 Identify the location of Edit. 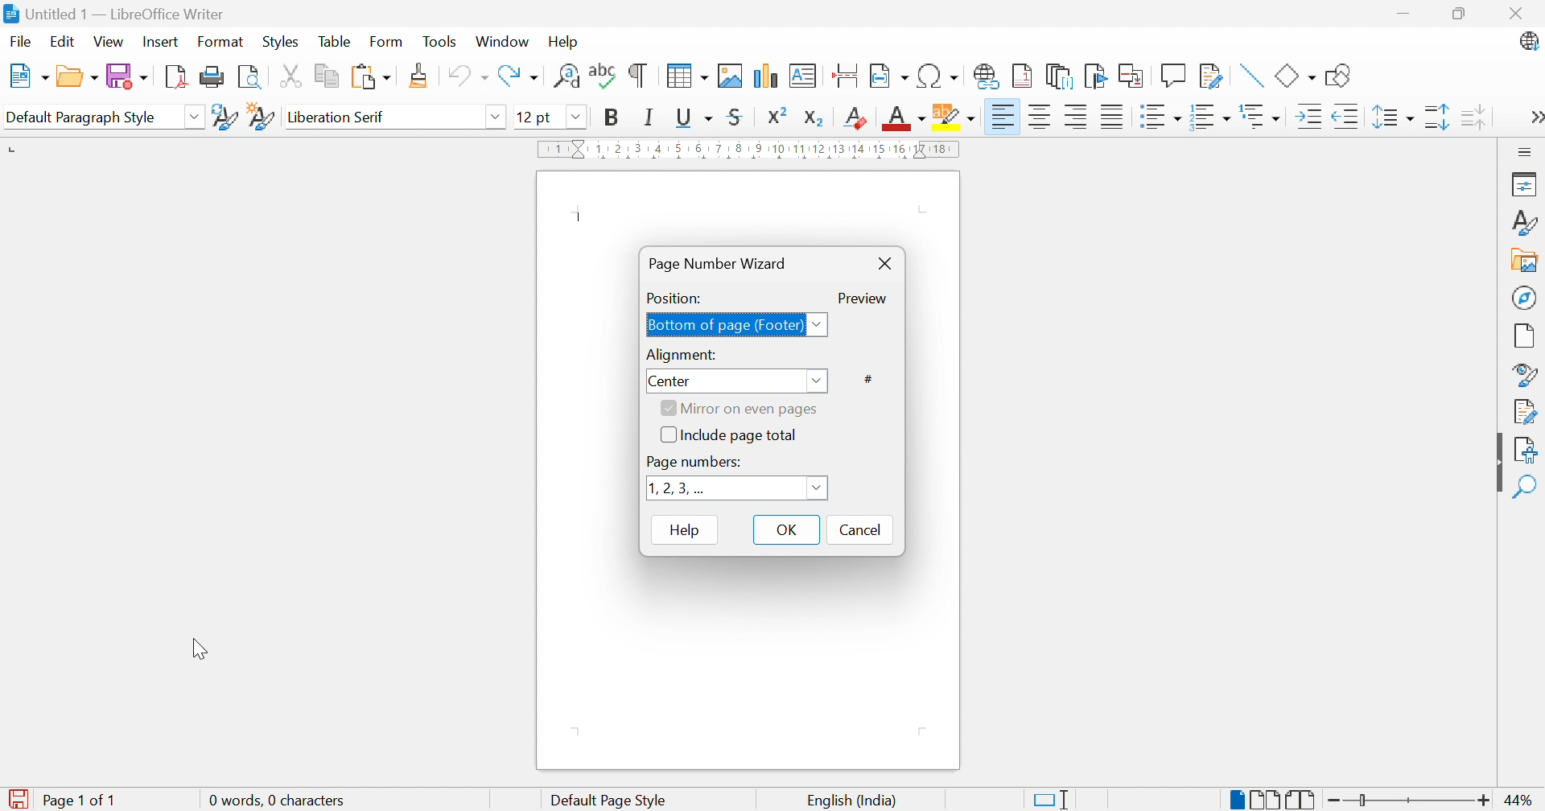
(63, 43).